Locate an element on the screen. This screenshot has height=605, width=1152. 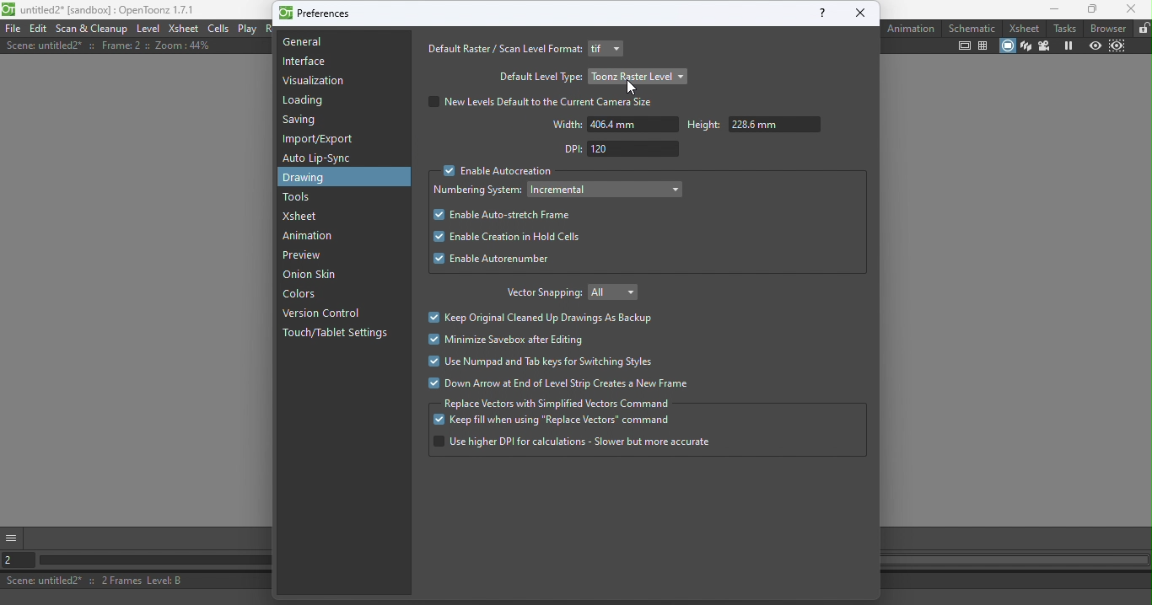
Width is located at coordinates (614, 125).